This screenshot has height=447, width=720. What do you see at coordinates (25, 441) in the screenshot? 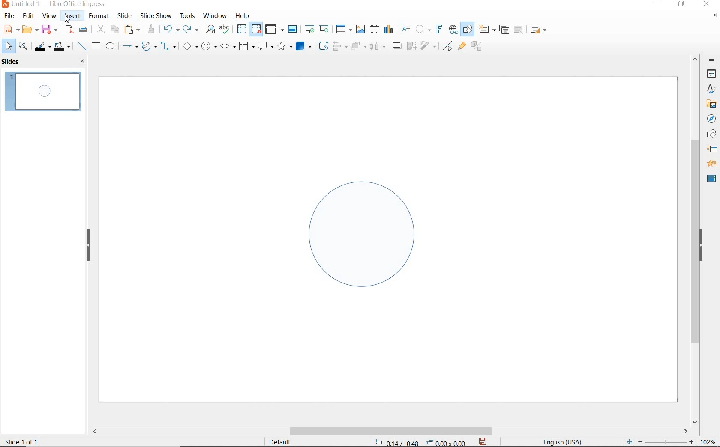
I see `slide 1 of 1` at bounding box center [25, 441].